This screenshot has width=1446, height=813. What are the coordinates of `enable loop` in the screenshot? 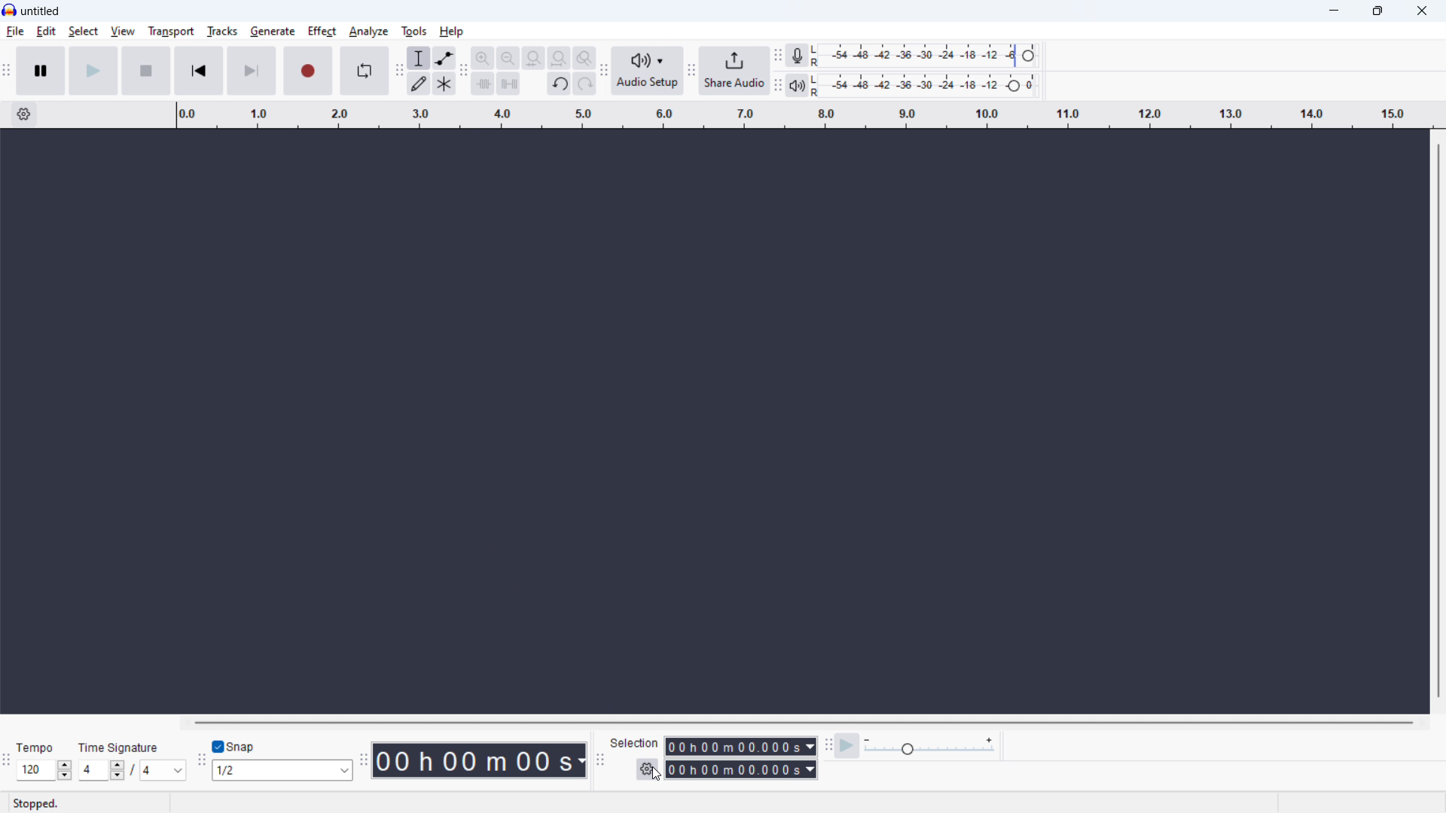 It's located at (365, 71).